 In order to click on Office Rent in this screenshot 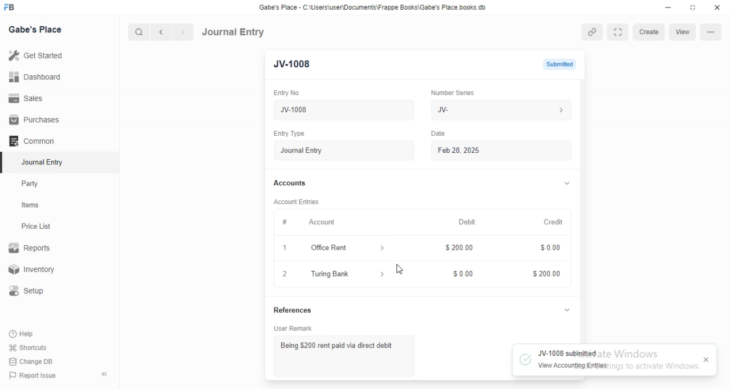, I will do `click(334, 248)`.